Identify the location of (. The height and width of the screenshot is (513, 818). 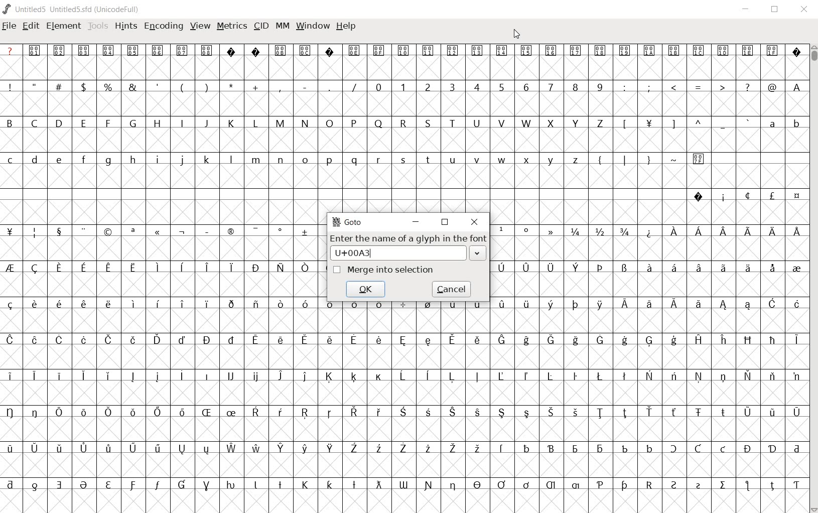
(183, 87).